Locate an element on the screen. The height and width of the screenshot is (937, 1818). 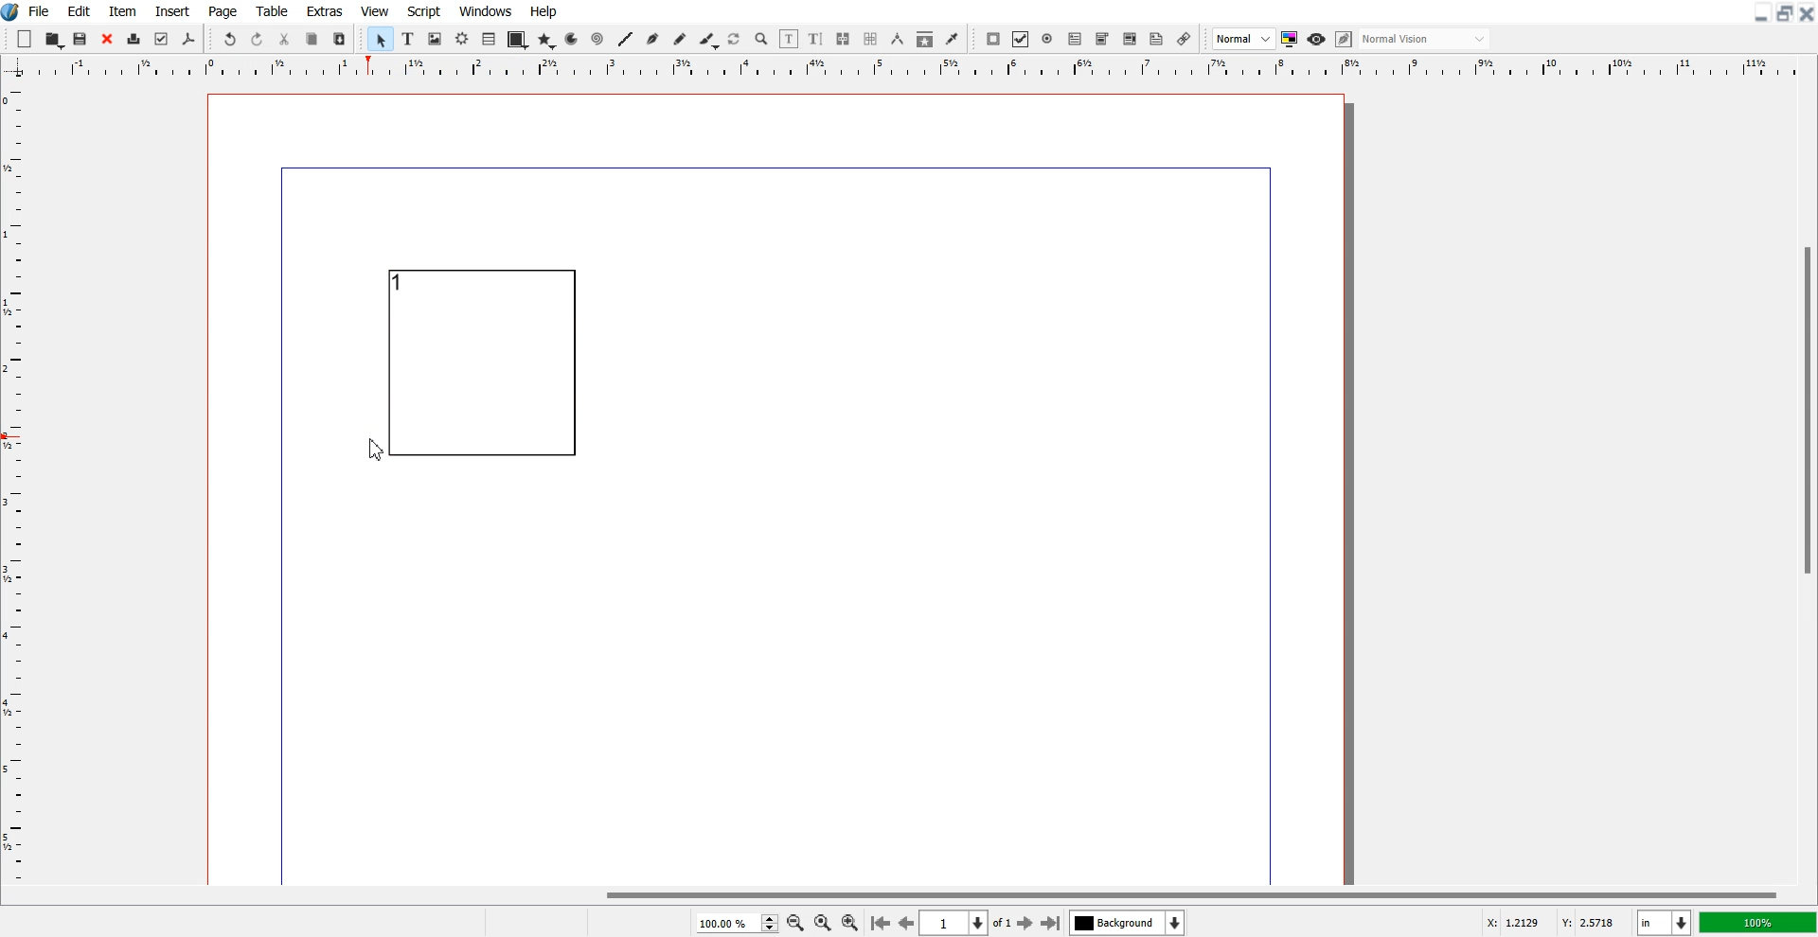
Close is located at coordinates (107, 40).